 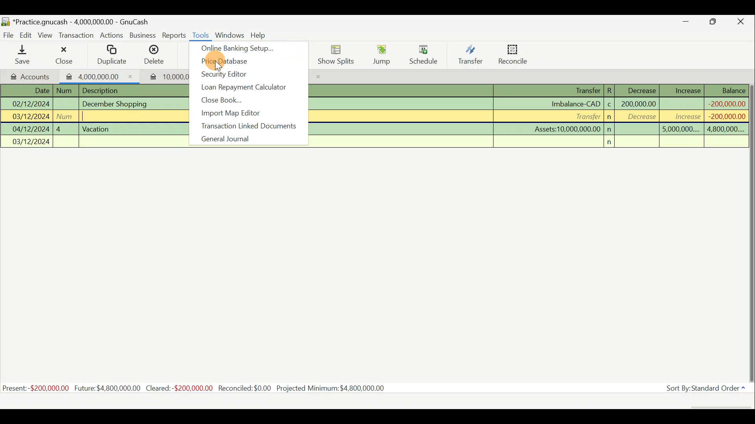 I want to click on Edit, so click(x=27, y=35).